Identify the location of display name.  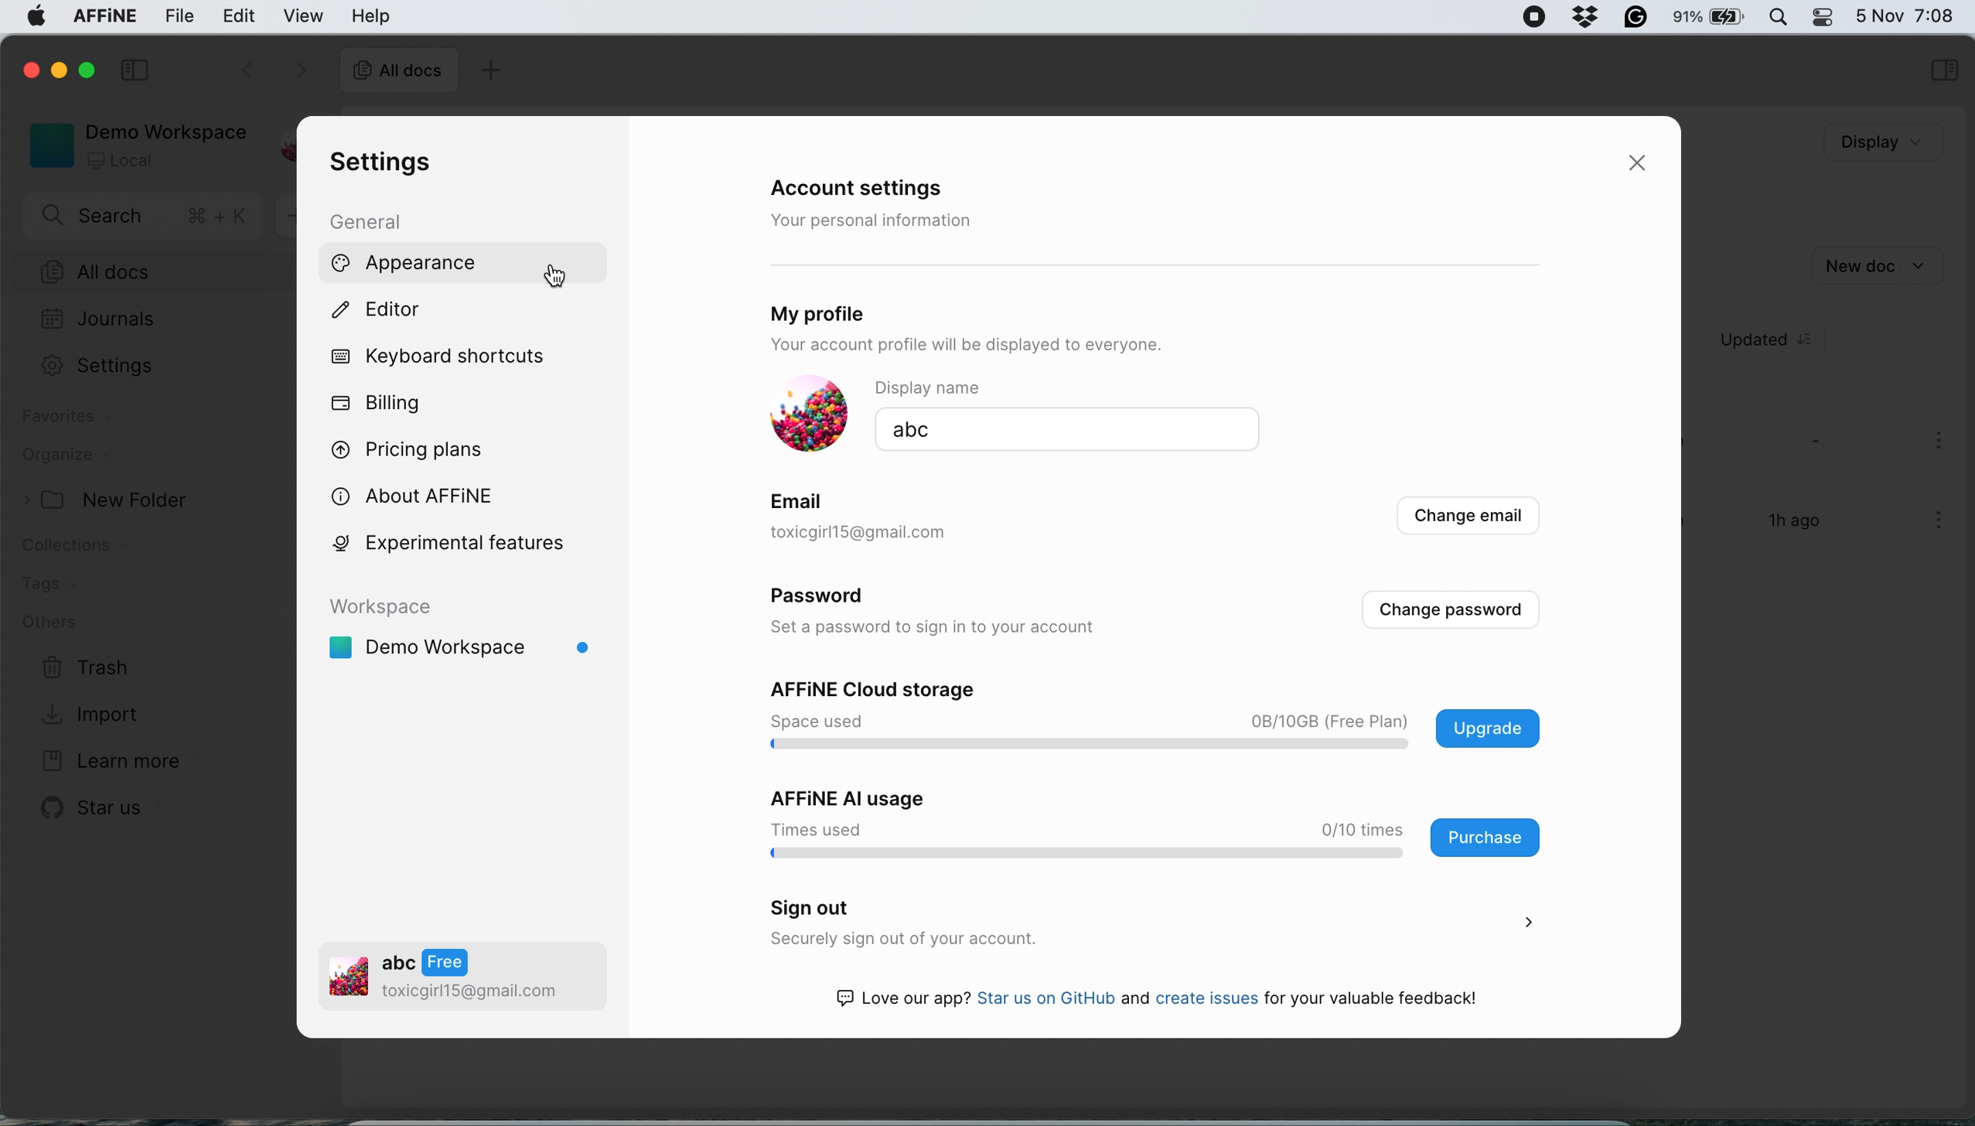
(1062, 389).